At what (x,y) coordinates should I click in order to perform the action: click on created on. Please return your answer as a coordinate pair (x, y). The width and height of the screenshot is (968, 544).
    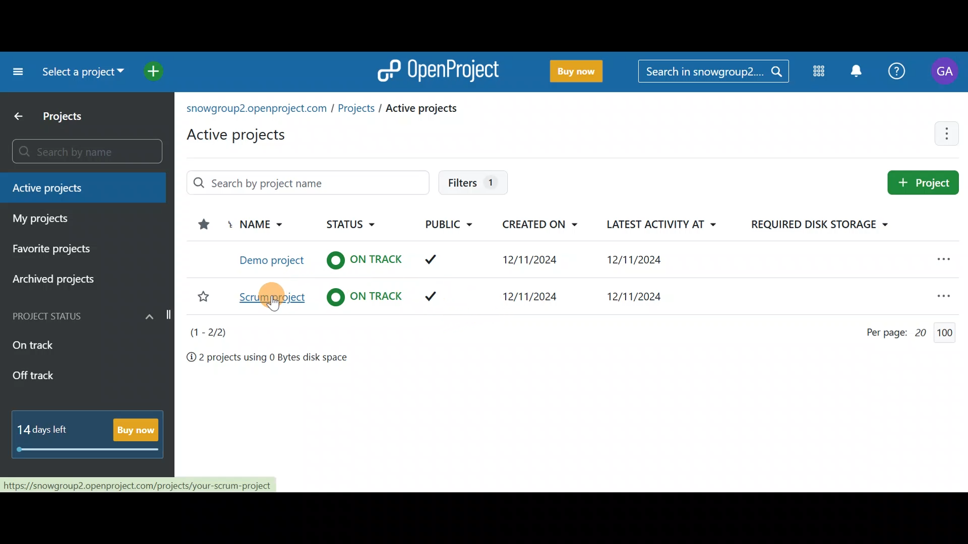
    Looking at the image, I should click on (532, 298).